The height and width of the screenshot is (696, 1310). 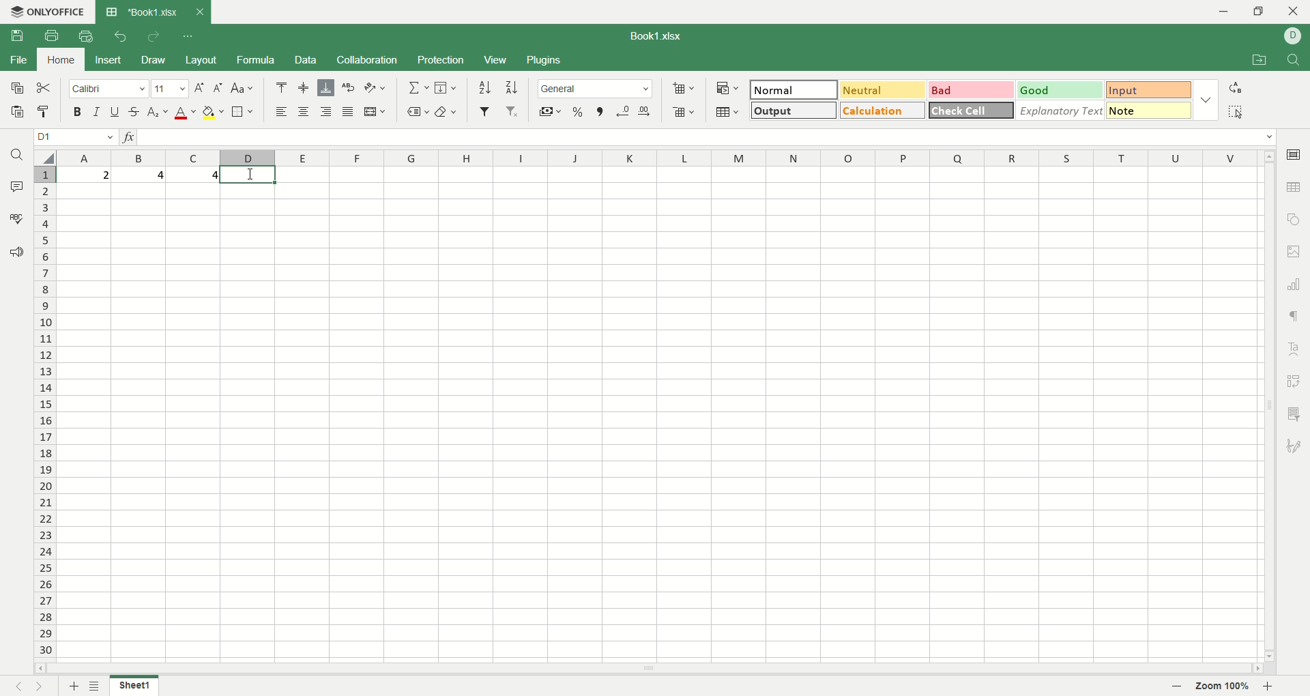 I want to click on merge and center, so click(x=376, y=111).